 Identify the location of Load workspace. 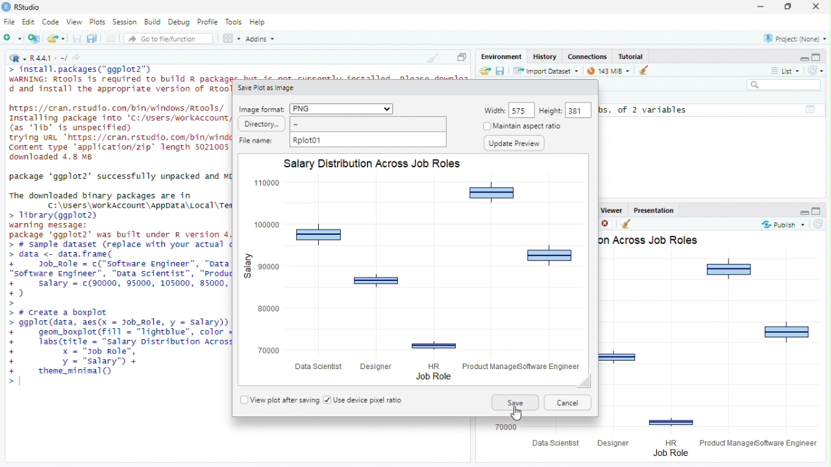
(484, 70).